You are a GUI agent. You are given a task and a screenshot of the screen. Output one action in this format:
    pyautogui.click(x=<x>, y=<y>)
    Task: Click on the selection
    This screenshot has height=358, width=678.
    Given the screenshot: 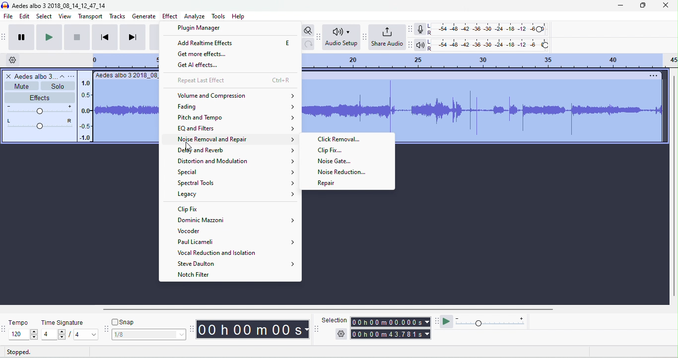 What is the action you would take?
    pyautogui.click(x=334, y=319)
    